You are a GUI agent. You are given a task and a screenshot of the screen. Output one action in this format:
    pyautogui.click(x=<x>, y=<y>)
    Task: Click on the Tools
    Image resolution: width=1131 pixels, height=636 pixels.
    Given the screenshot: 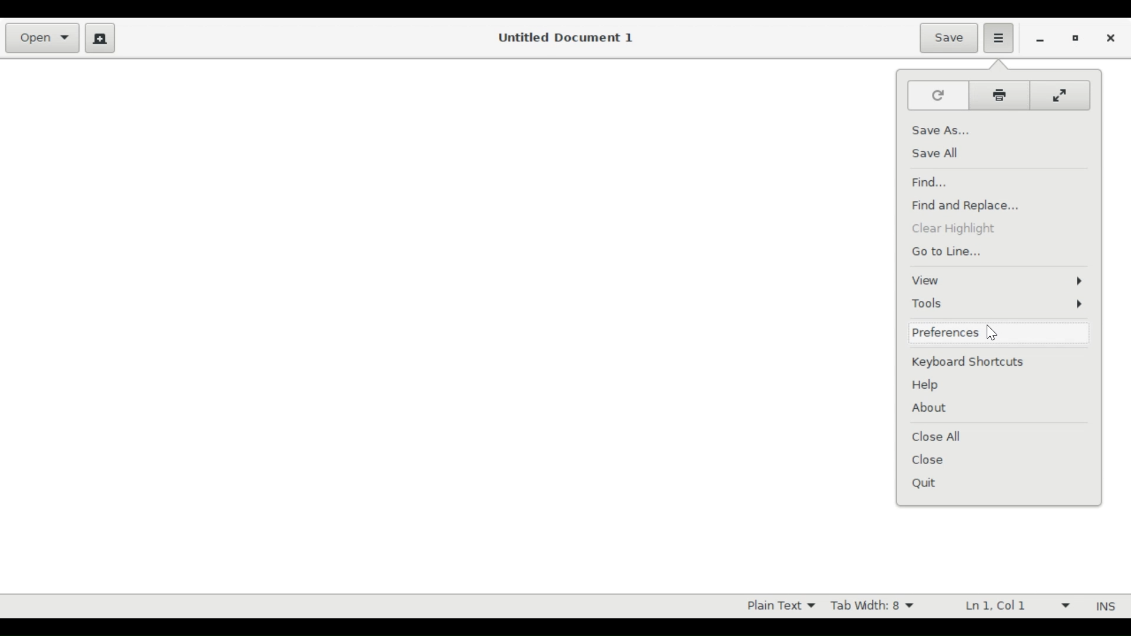 What is the action you would take?
    pyautogui.click(x=1001, y=304)
    